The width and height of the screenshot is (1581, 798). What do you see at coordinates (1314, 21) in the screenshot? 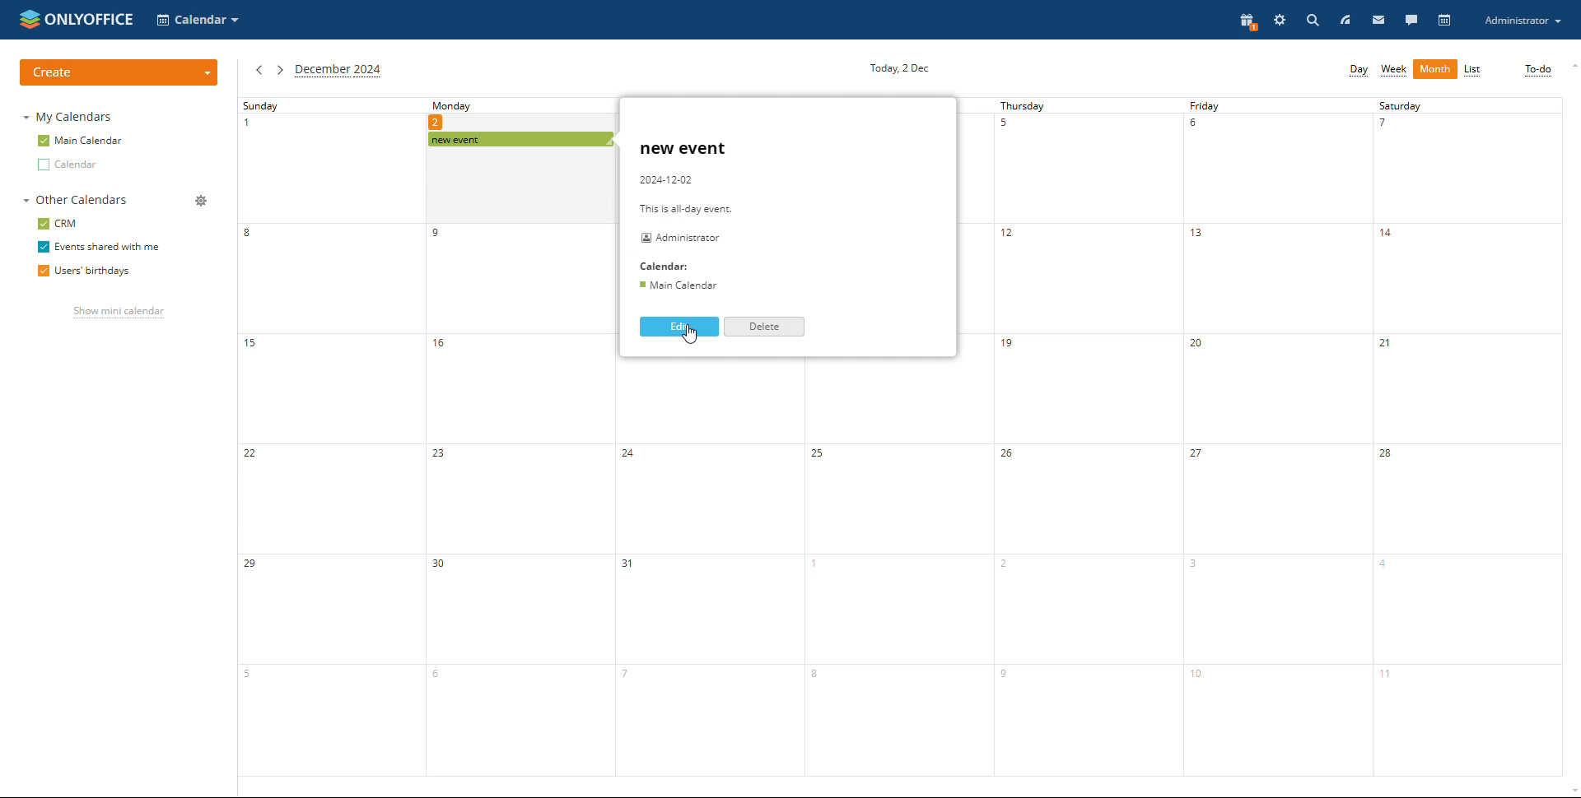
I see `search` at bounding box center [1314, 21].